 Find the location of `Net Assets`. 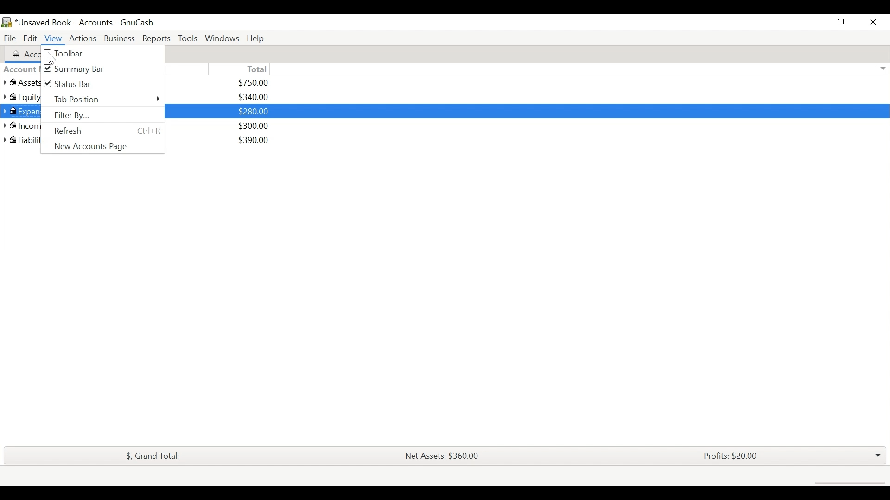

Net Assets is located at coordinates (441, 456).